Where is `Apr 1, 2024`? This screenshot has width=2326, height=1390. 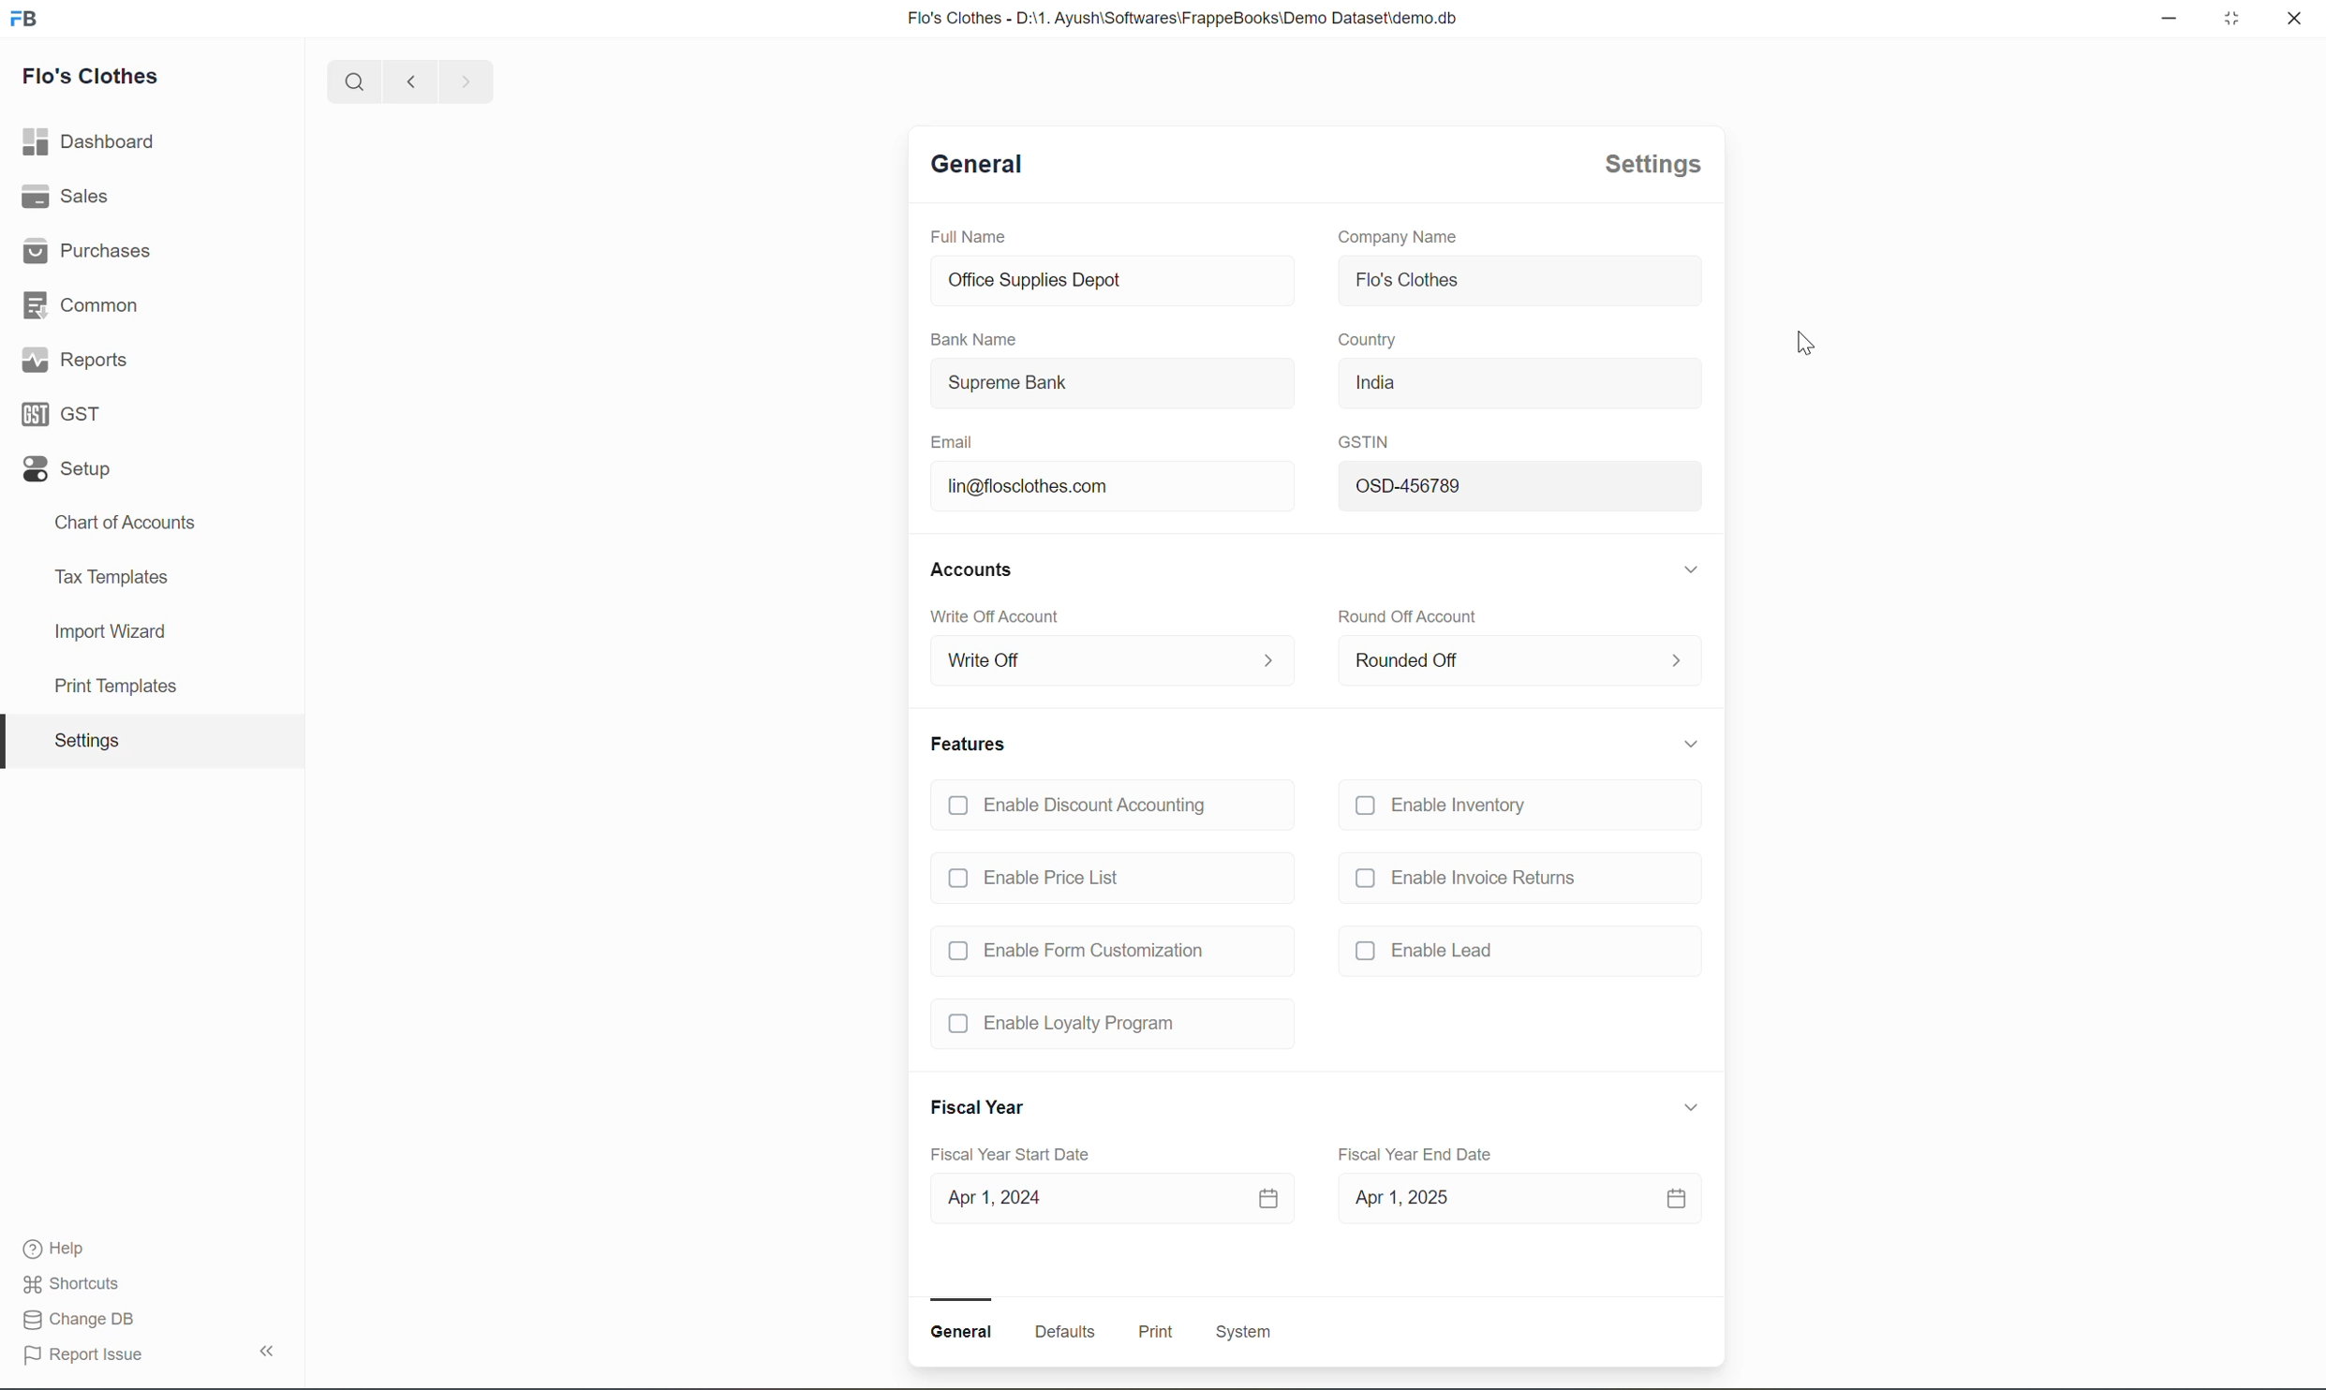
Apr 1, 2024 is located at coordinates (1081, 1199).